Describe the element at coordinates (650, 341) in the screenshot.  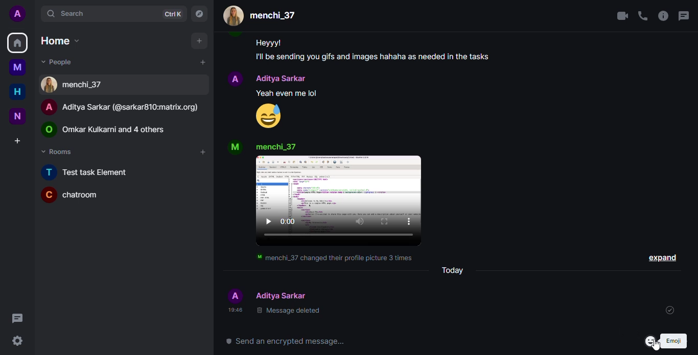
I see `emoji` at that location.